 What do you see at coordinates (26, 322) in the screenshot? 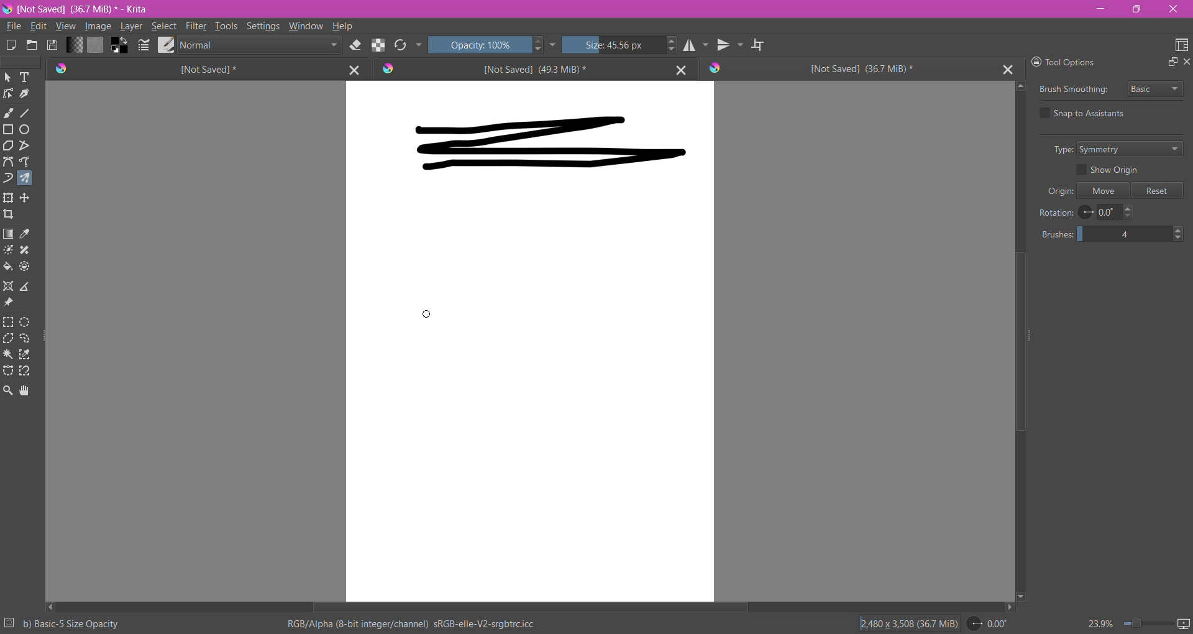
I see `Elliptical Selection Tool` at bounding box center [26, 322].